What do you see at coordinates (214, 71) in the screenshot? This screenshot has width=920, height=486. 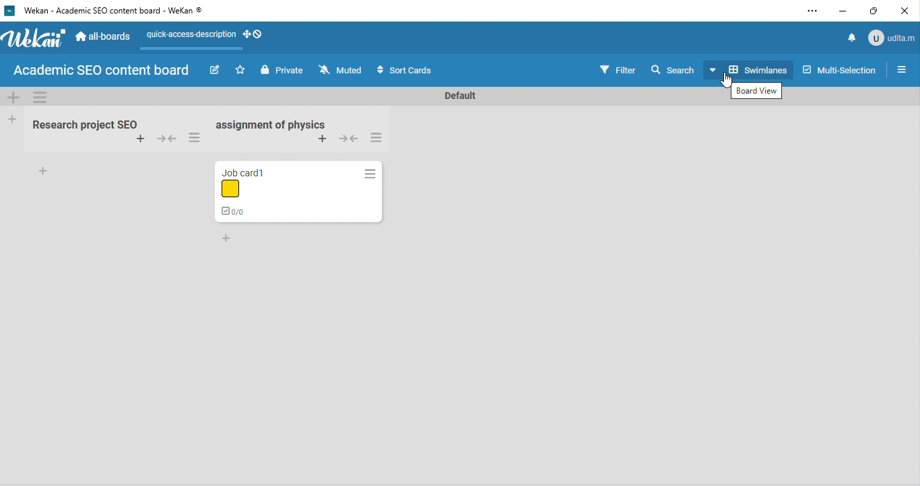 I see `edit` at bounding box center [214, 71].